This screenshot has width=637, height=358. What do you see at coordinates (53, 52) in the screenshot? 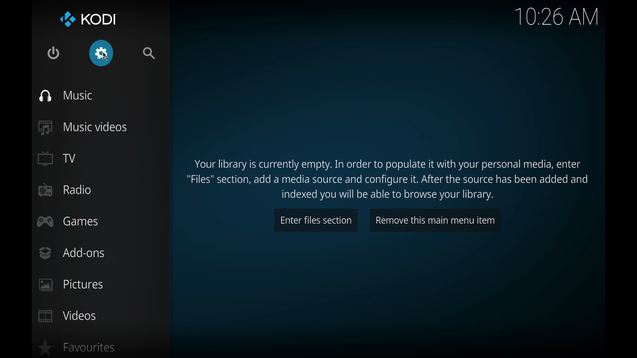
I see `quit kodi` at bounding box center [53, 52].